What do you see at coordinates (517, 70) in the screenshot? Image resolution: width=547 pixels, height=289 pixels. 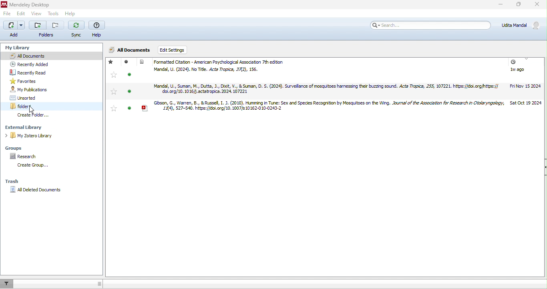 I see `1w ago` at bounding box center [517, 70].